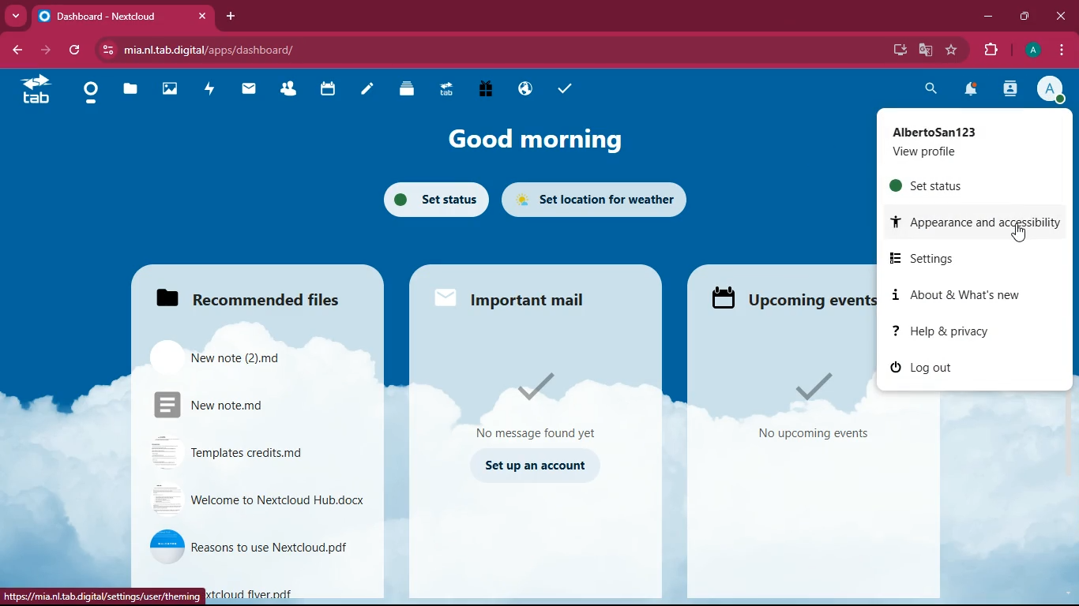 The width and height of the screenshot is (1079, 606). I want to click on log out, so click(924, 368).